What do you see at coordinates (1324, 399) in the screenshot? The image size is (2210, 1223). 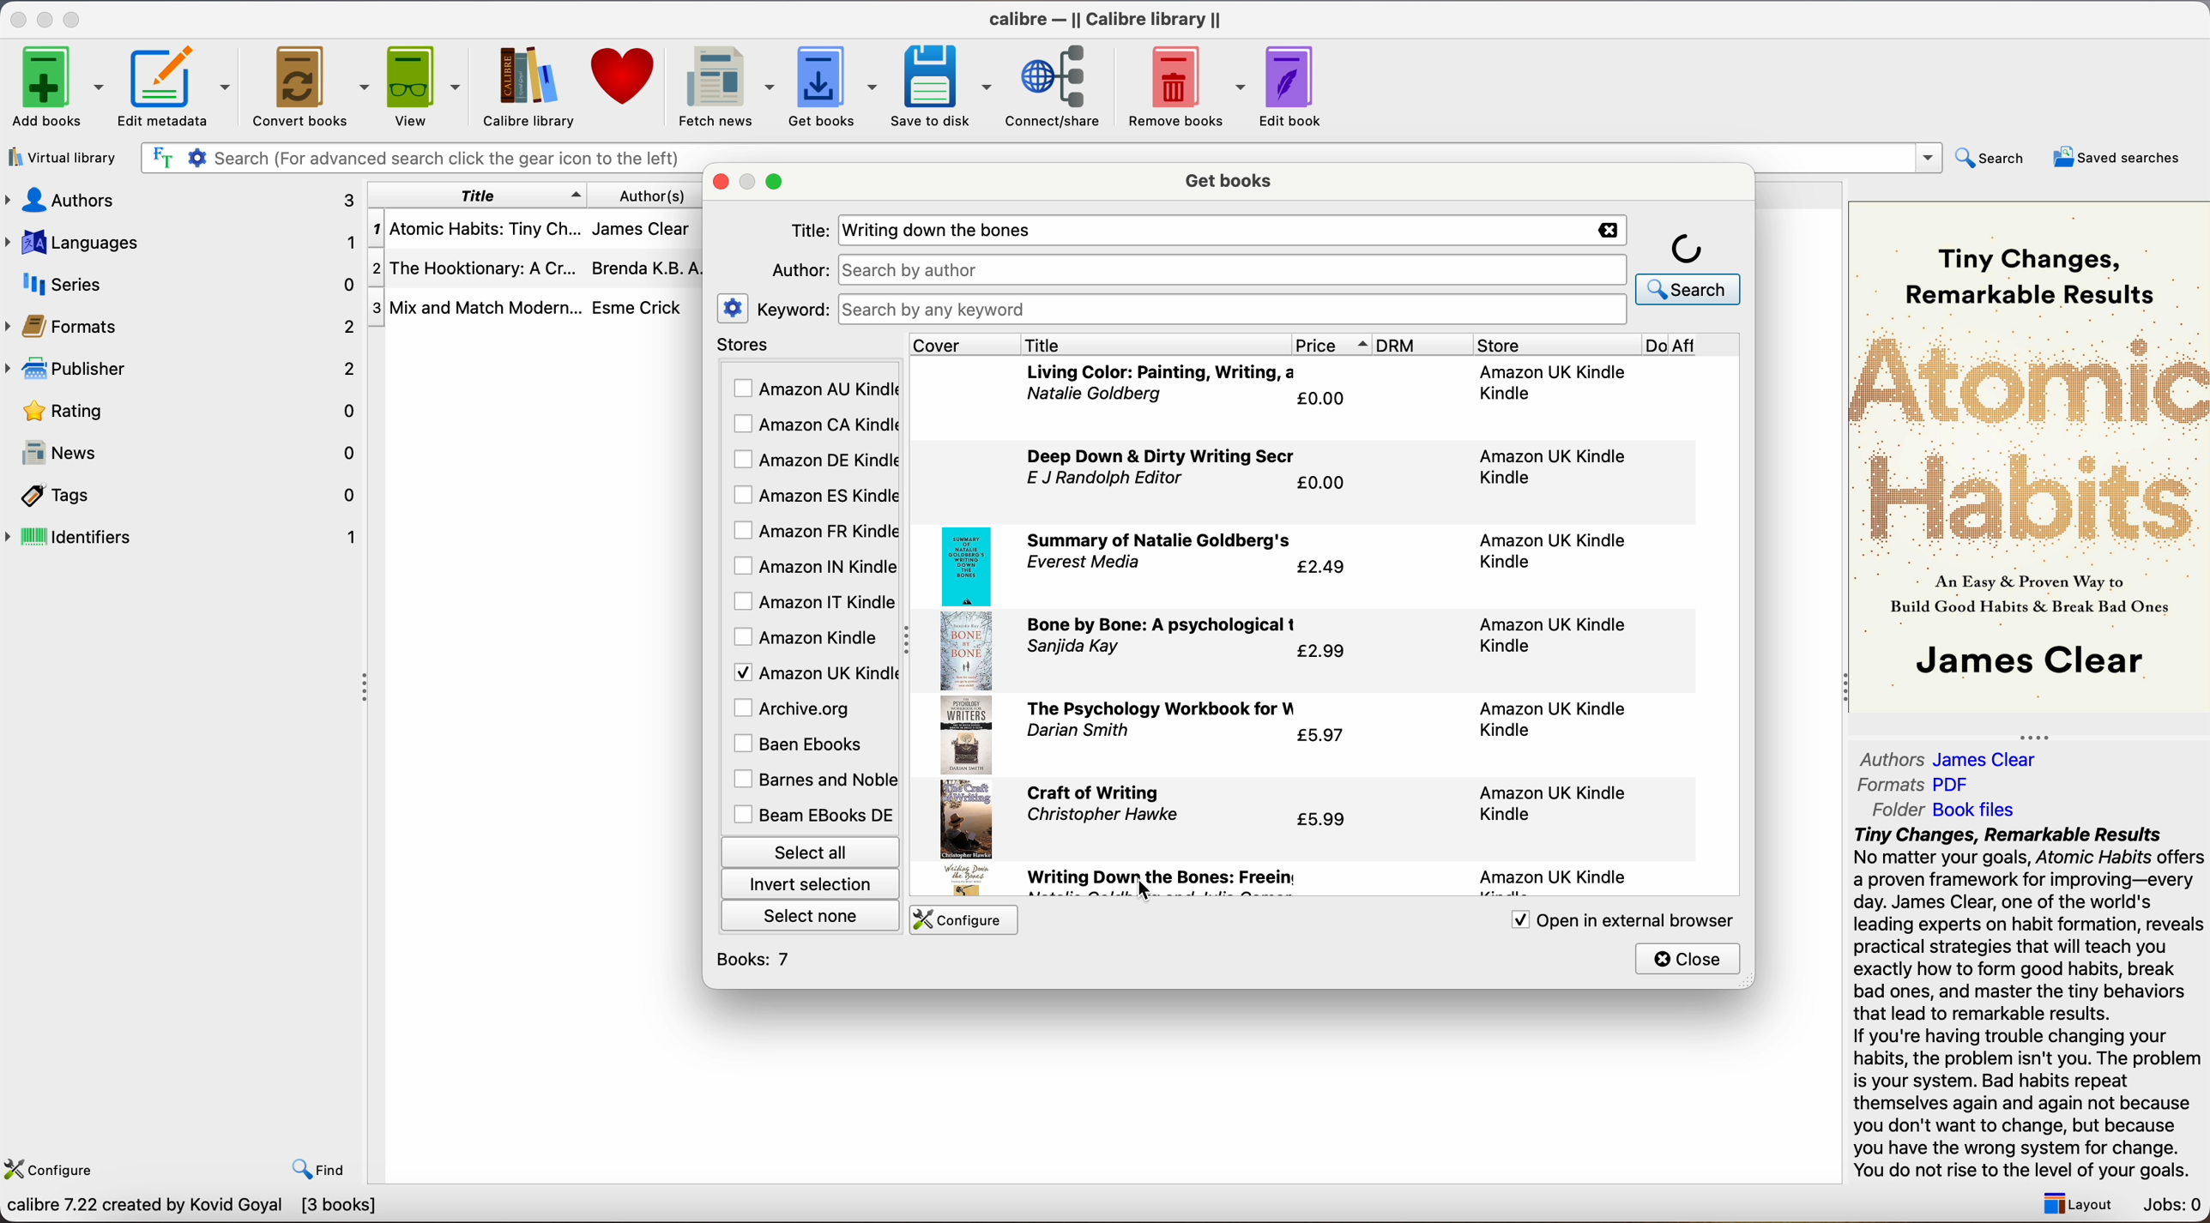 I see `€0.00` at bounding box center [1324, 399].